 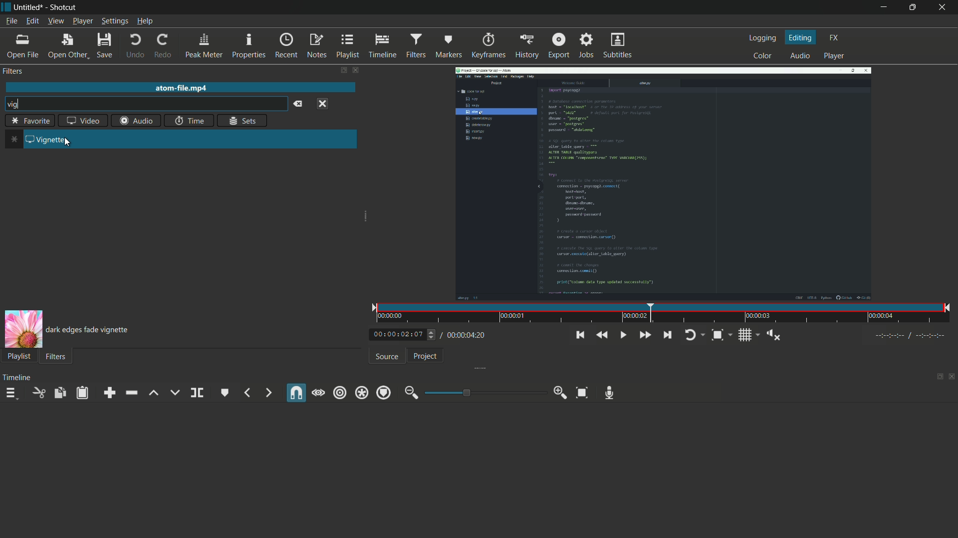 I want to click on help menu, so click(x=145, y=21).